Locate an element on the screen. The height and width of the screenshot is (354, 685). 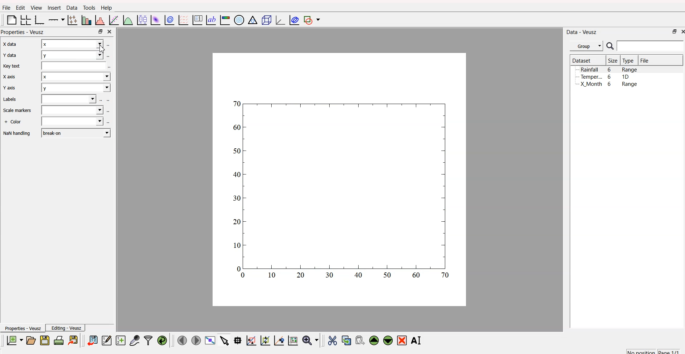
File is located at coordinates (645, 60).